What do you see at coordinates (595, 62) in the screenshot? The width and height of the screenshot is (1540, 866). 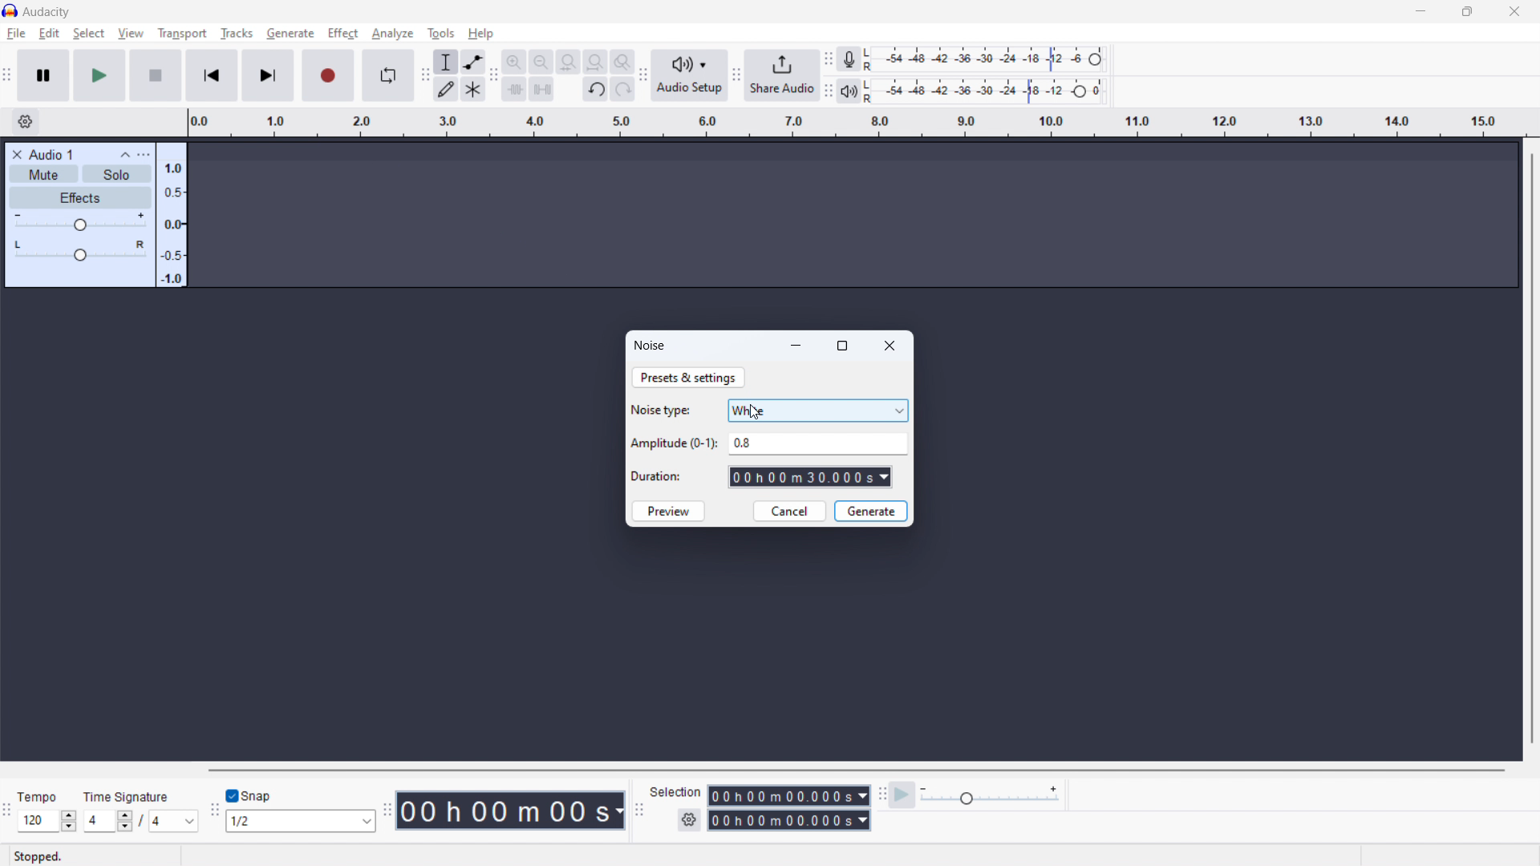 I see `fit project to width` at bounding box center [595, 62].